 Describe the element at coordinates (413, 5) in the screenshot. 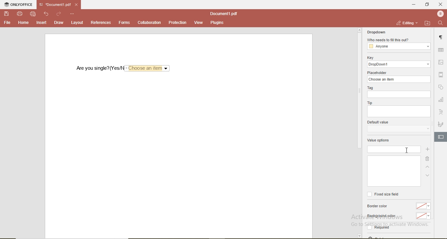

I see `minimise` at that location.